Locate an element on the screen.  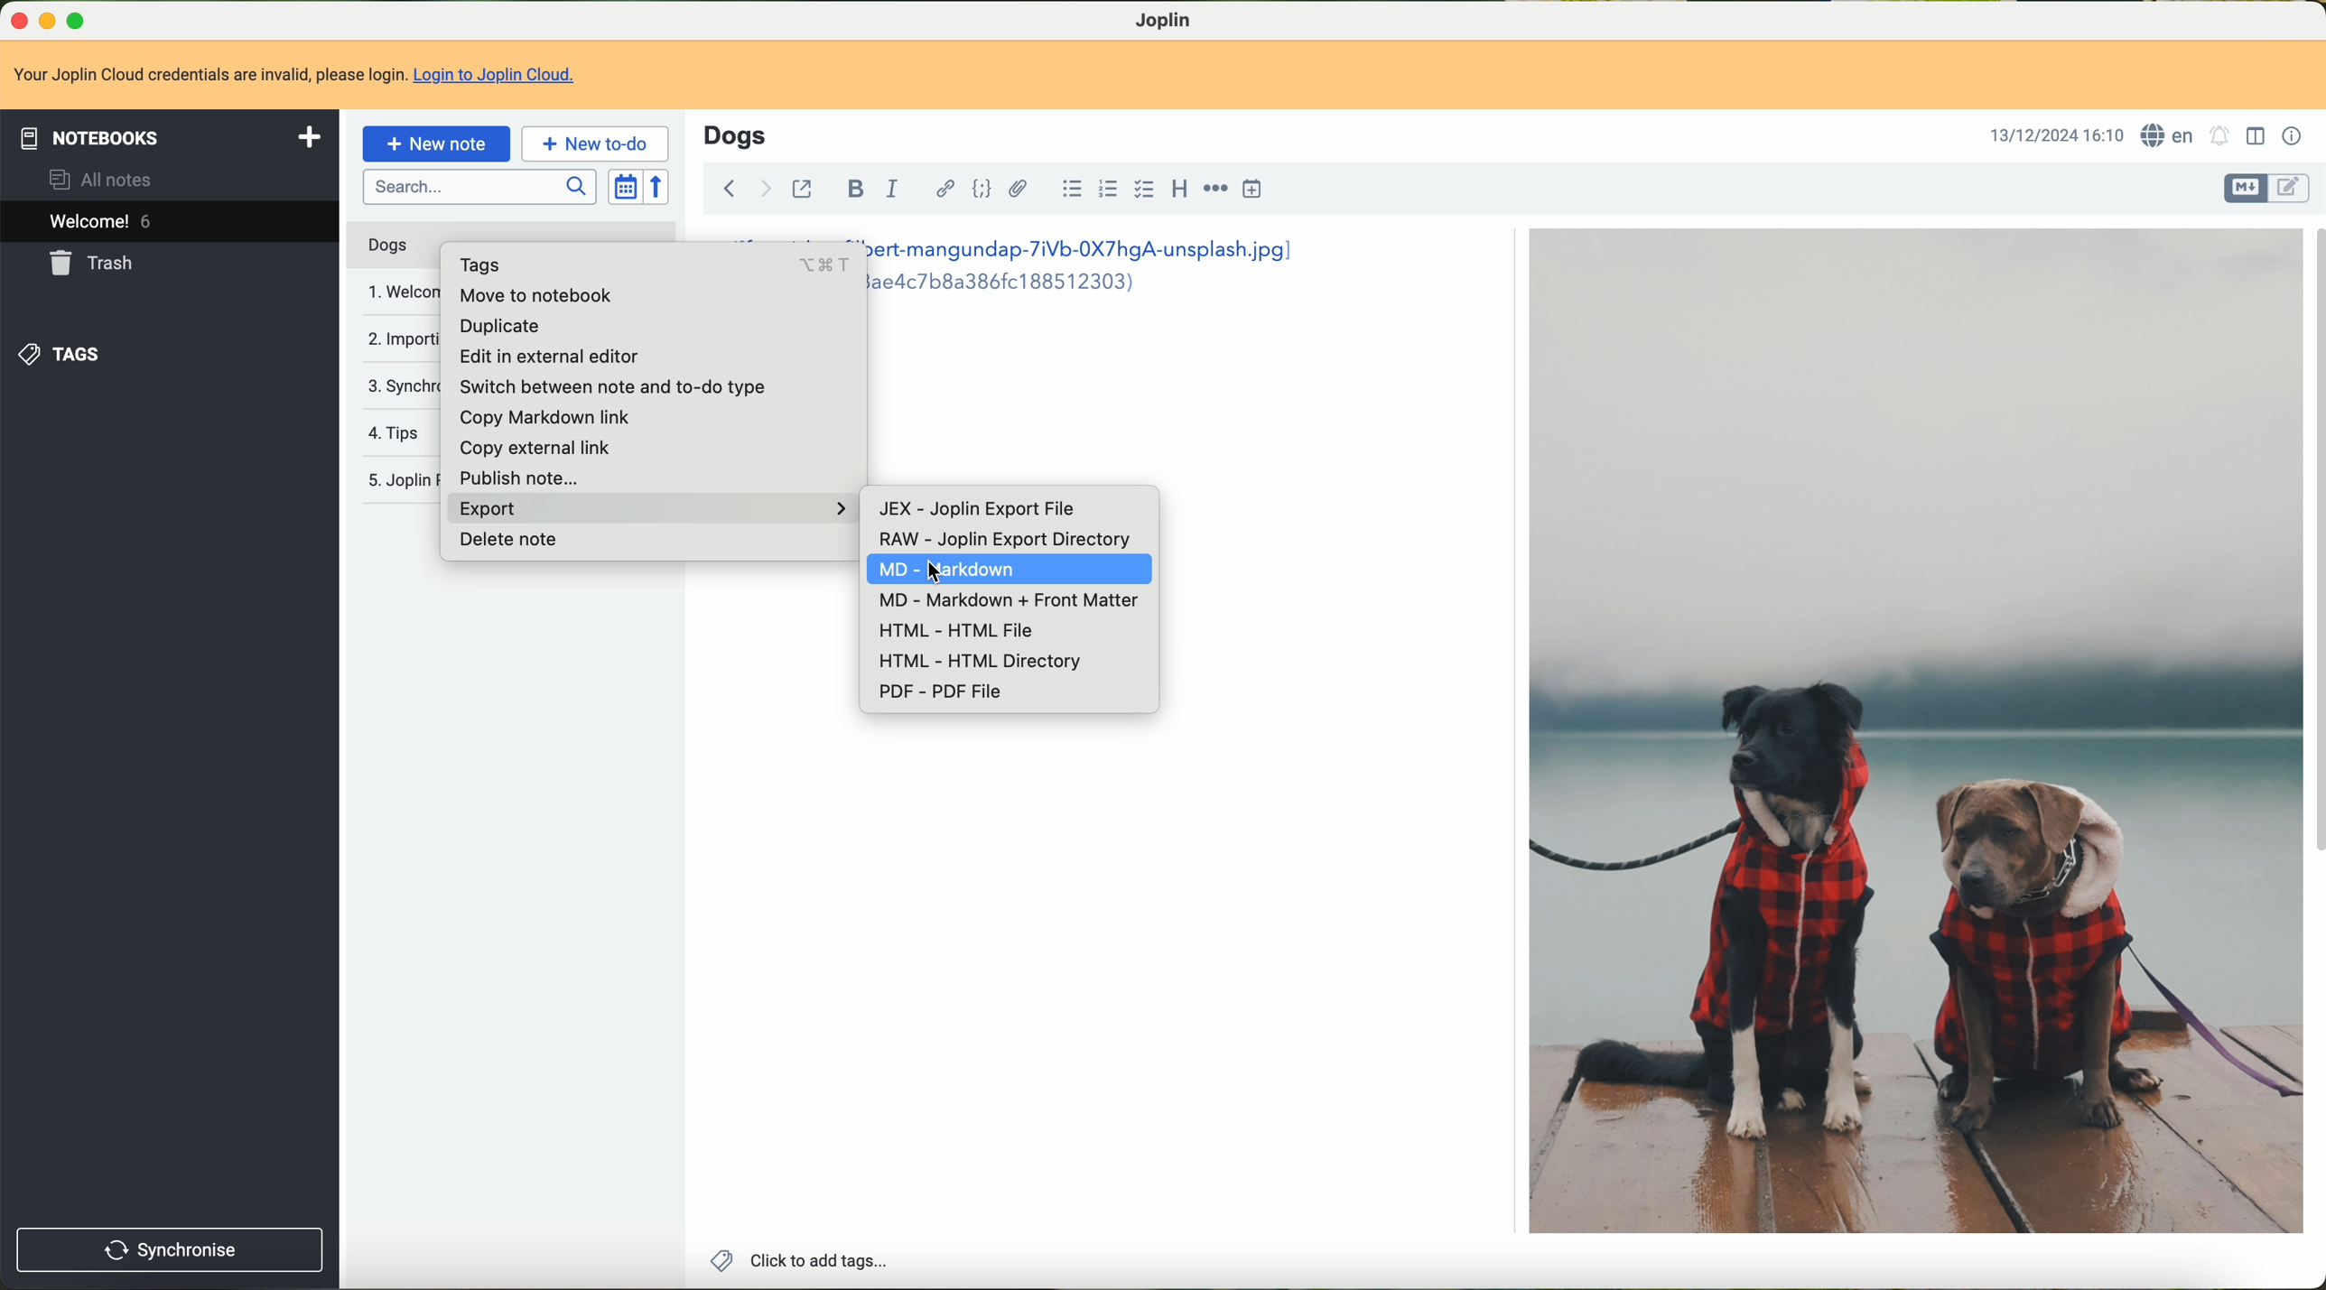
insert time is located at coordinates (1255, 191).